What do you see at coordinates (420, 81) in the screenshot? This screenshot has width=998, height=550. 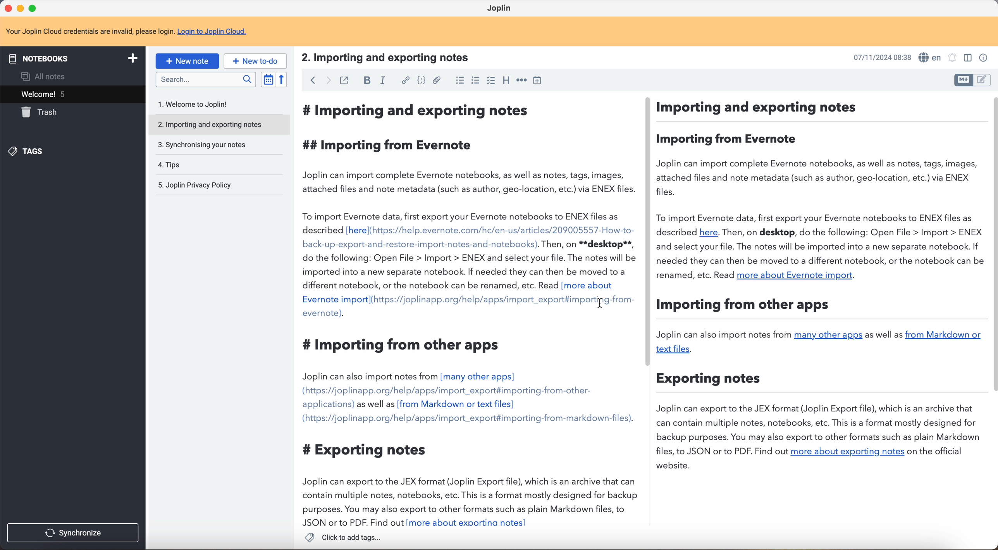 I see `code` at bounding box center [420, 81].